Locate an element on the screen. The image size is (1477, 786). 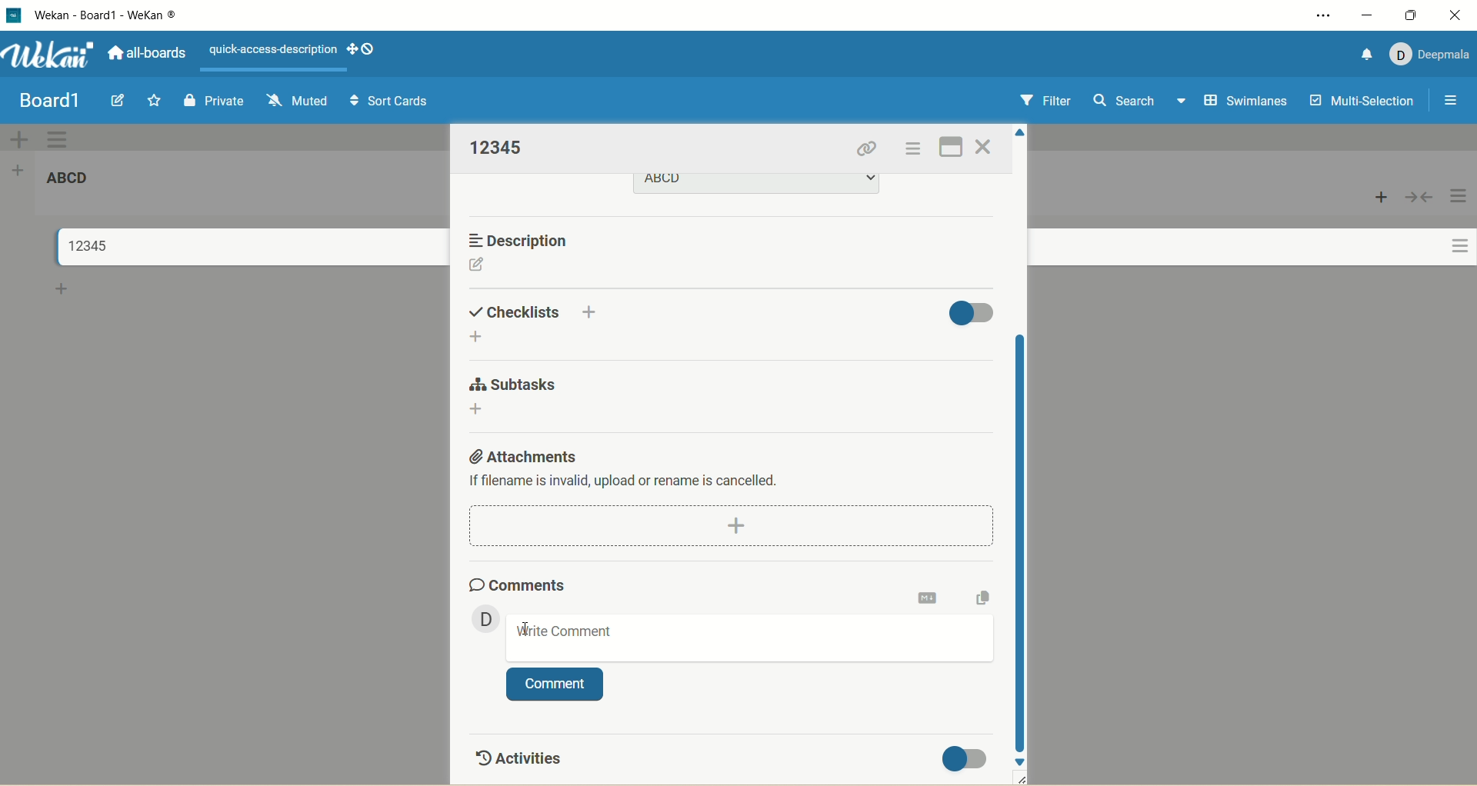
markdown is located at coordinates (929, 595).